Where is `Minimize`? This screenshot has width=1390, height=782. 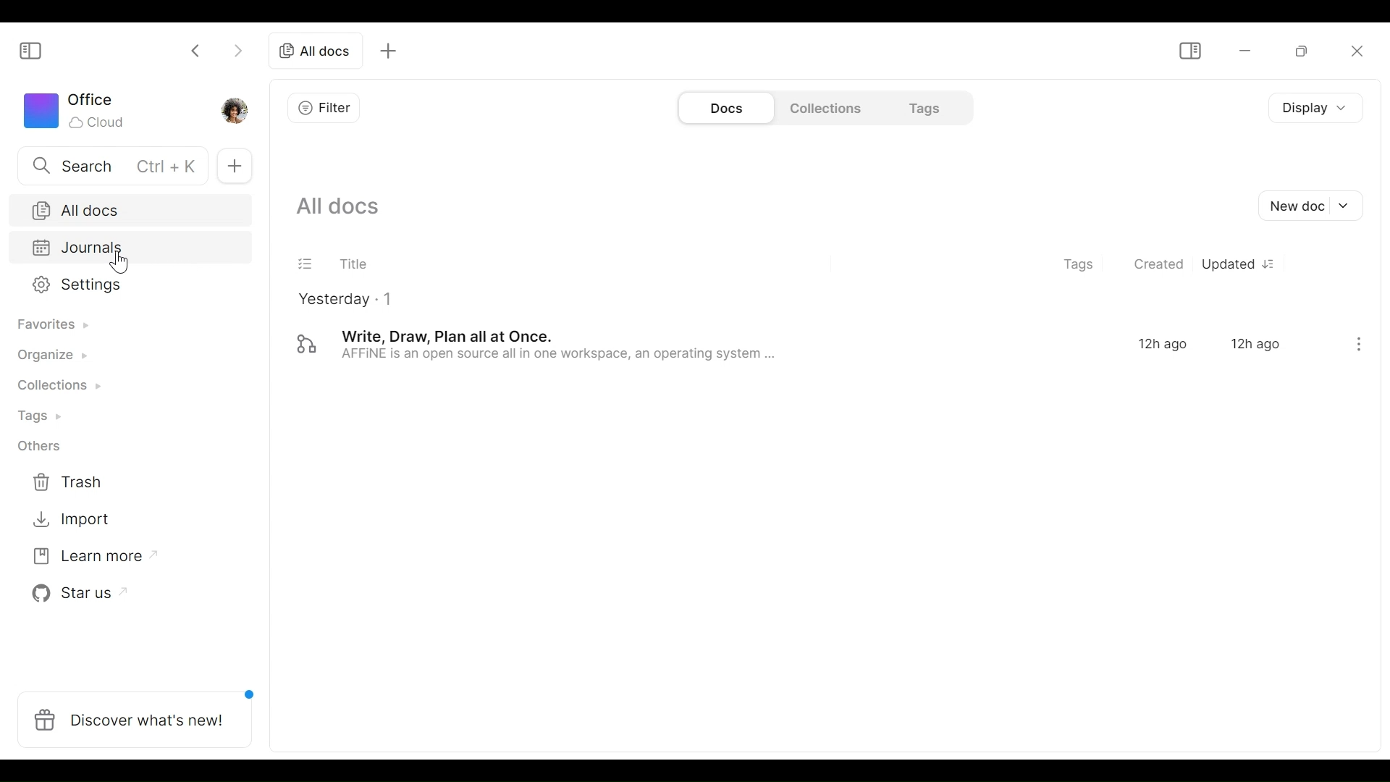
Minimize is located at coordinates (1245, 49).